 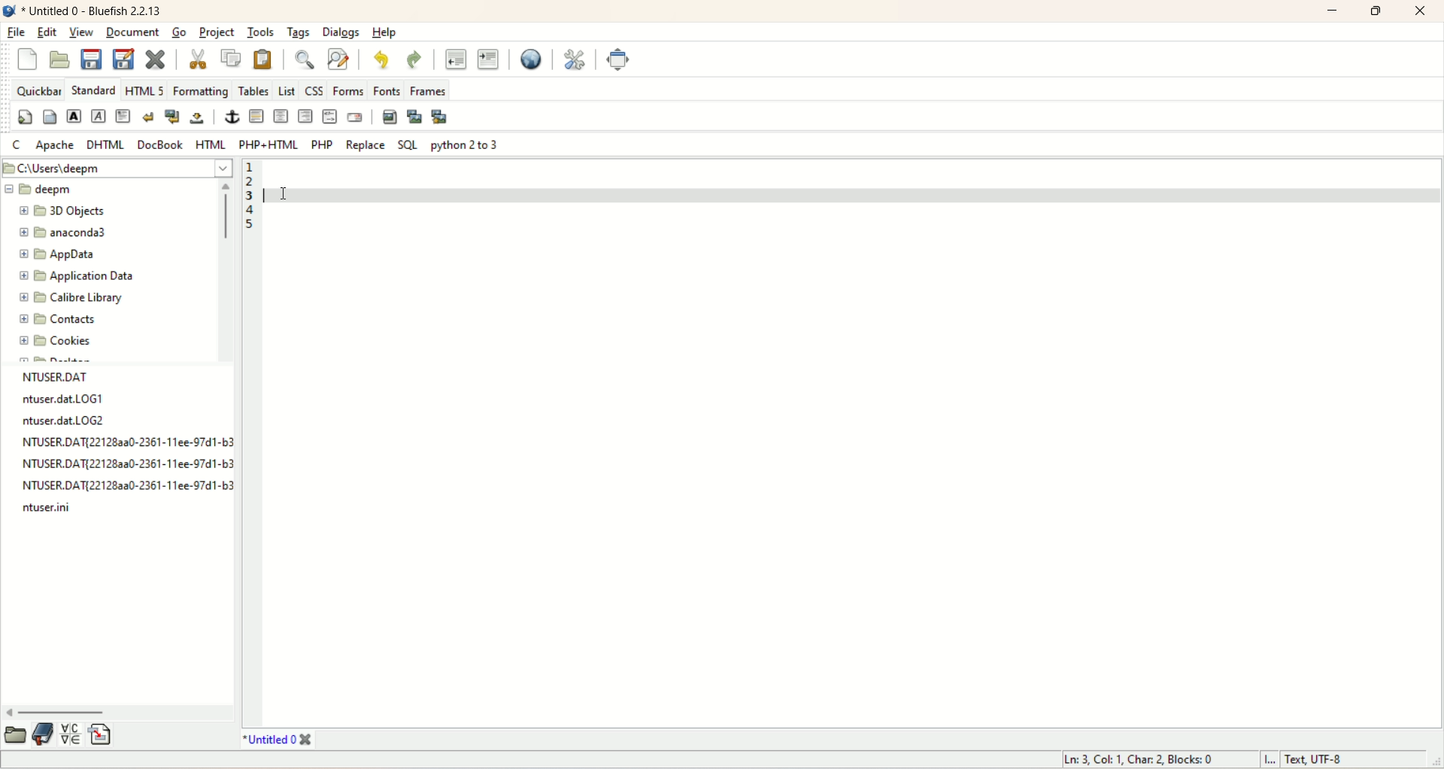 I want to click on insert image, so click(x=390, y=118).